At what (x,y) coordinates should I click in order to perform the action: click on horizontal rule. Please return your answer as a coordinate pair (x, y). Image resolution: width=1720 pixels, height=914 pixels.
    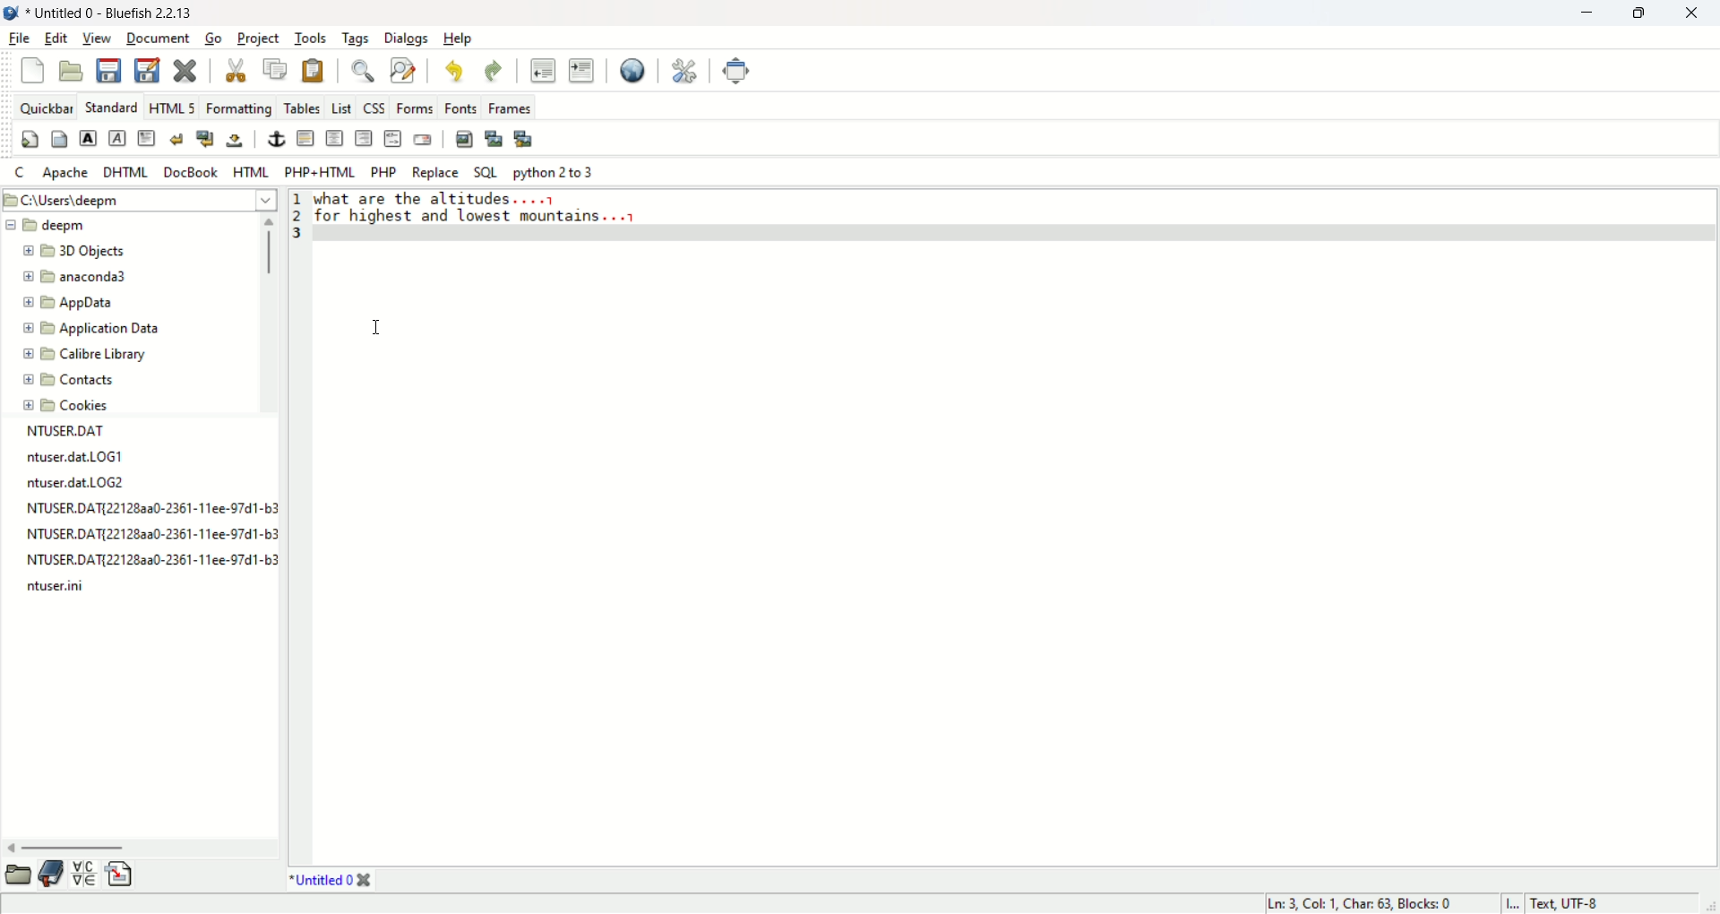
    Looking at the image, I should click on (304, 138).